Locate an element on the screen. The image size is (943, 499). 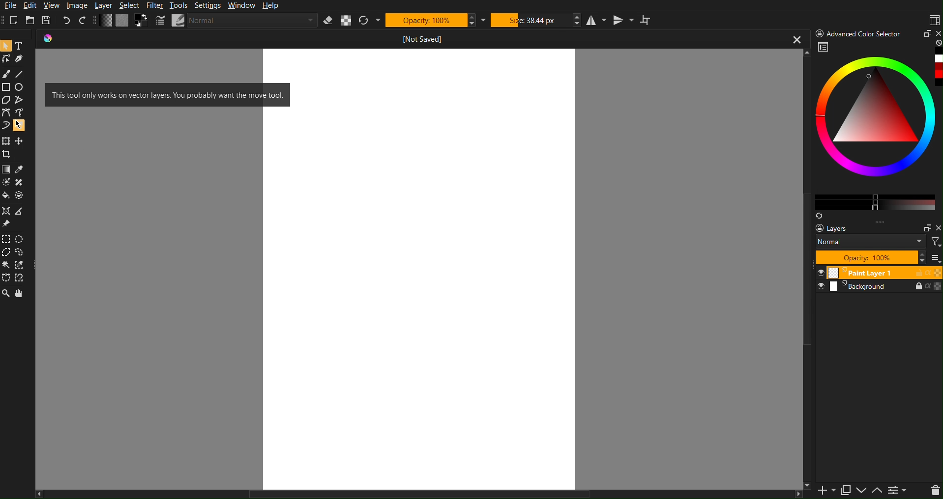
Path Selection Tool is located at coordinates (6, 278).